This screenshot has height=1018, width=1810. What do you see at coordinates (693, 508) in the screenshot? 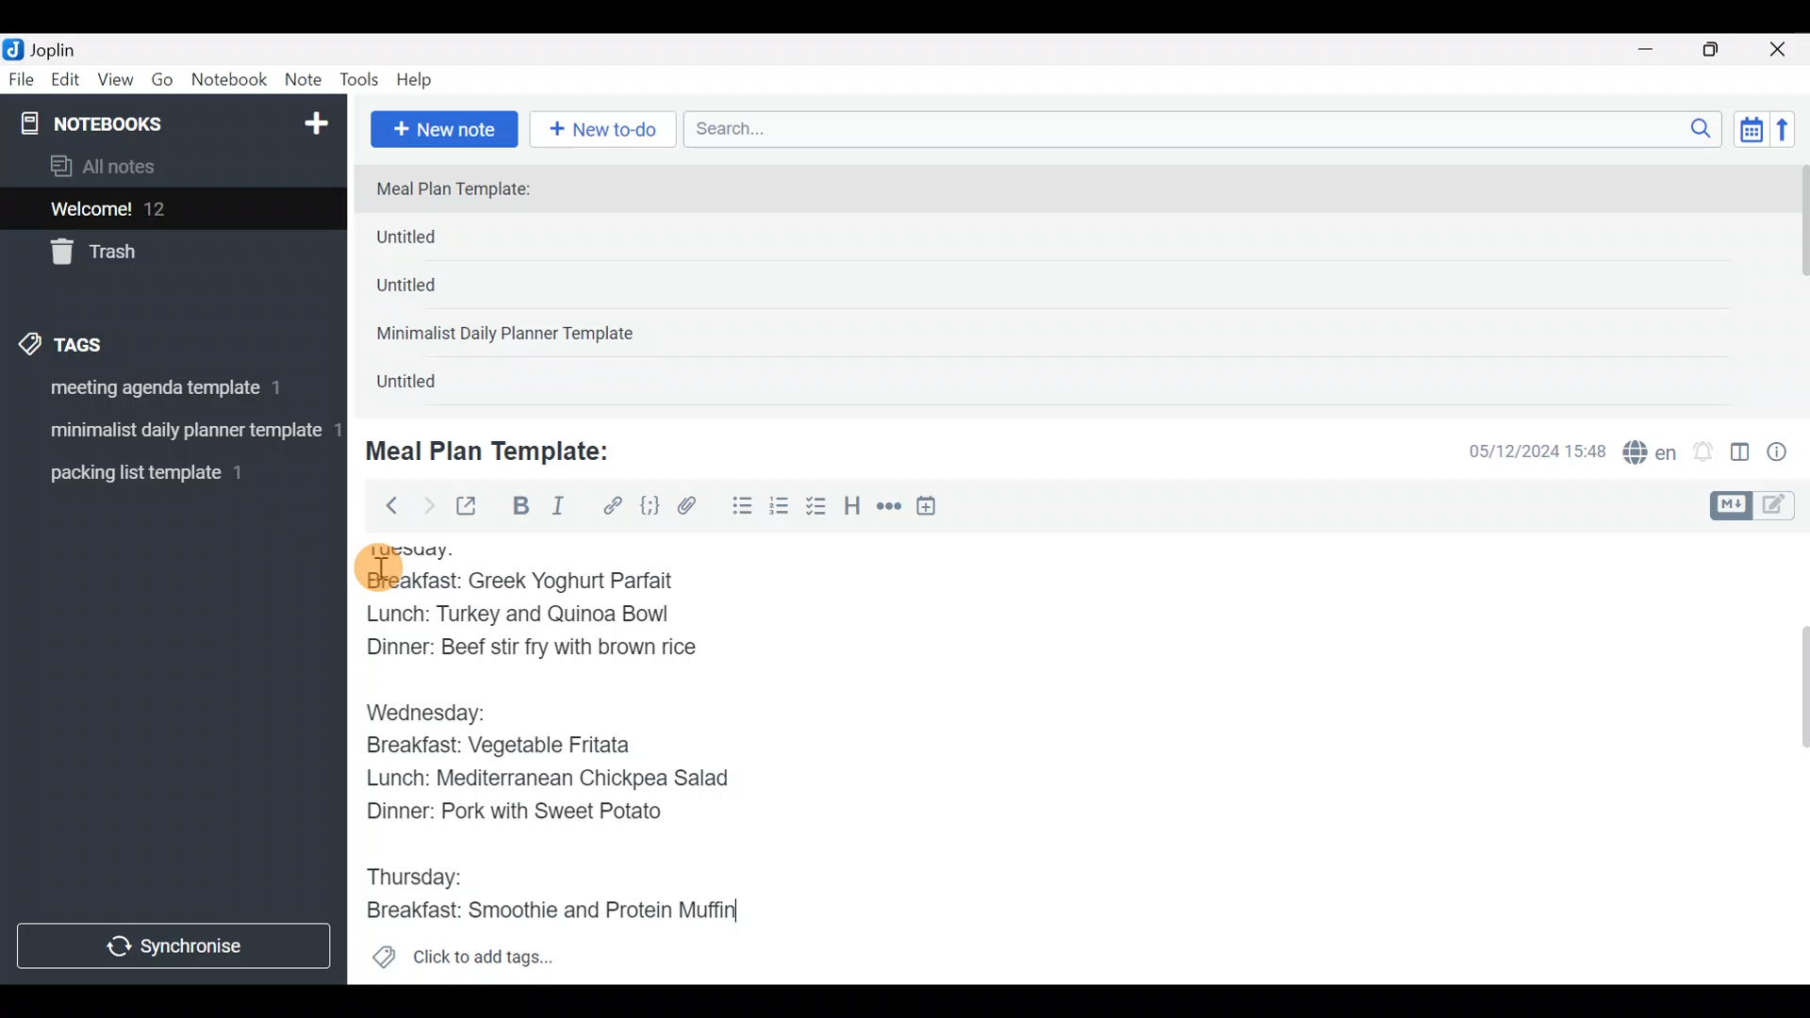
I see `Attach file` at bounding box center [693, 508].